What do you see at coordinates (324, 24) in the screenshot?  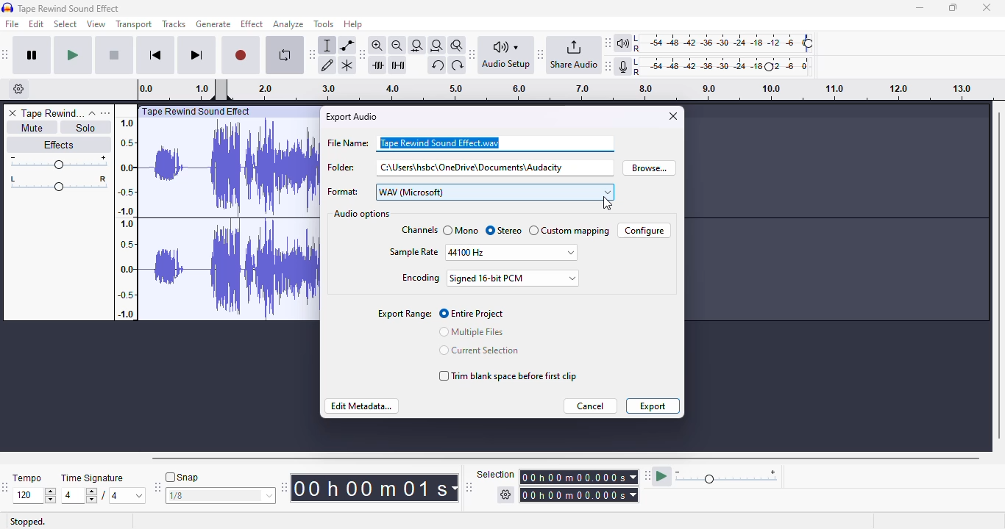 I see `tools` at bounding box center [324, 24].